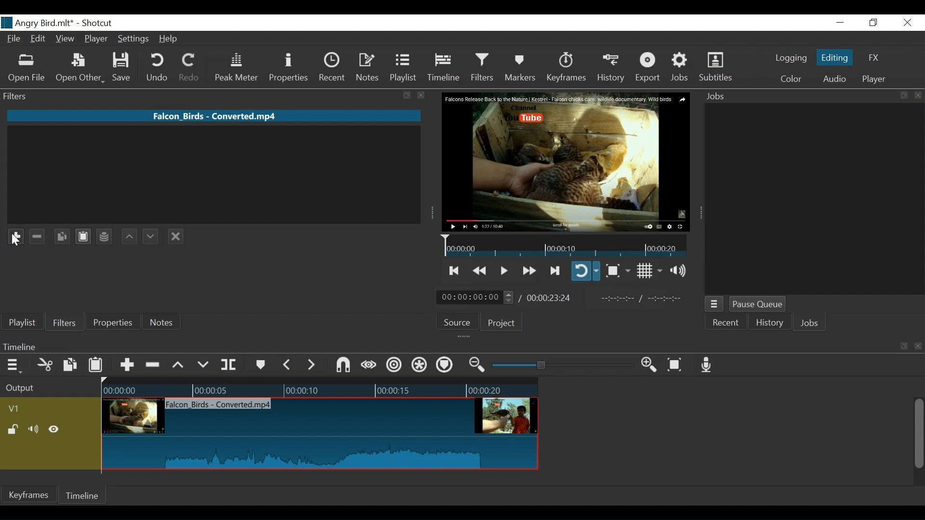 The image size is (925, 520). Describe the element at coordinates (313, 364) in the screenshot. I see `Next Marker` at that location.